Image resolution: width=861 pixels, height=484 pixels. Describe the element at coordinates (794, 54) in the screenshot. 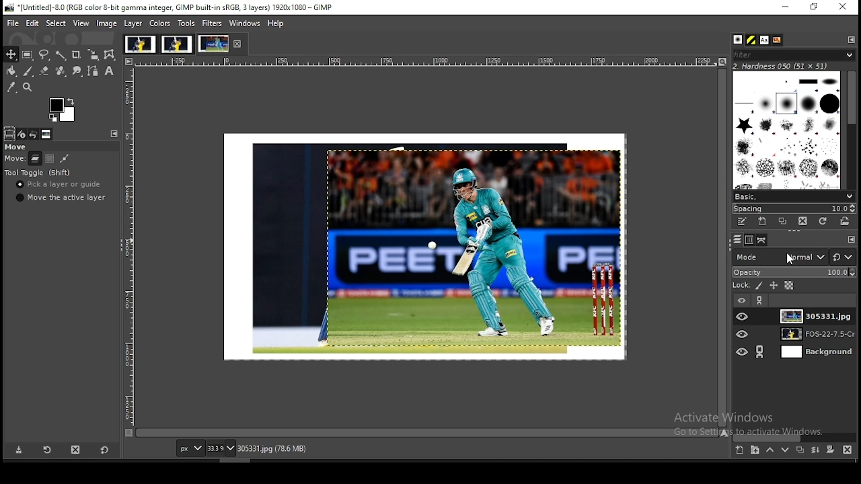

I see `filter` at that location.